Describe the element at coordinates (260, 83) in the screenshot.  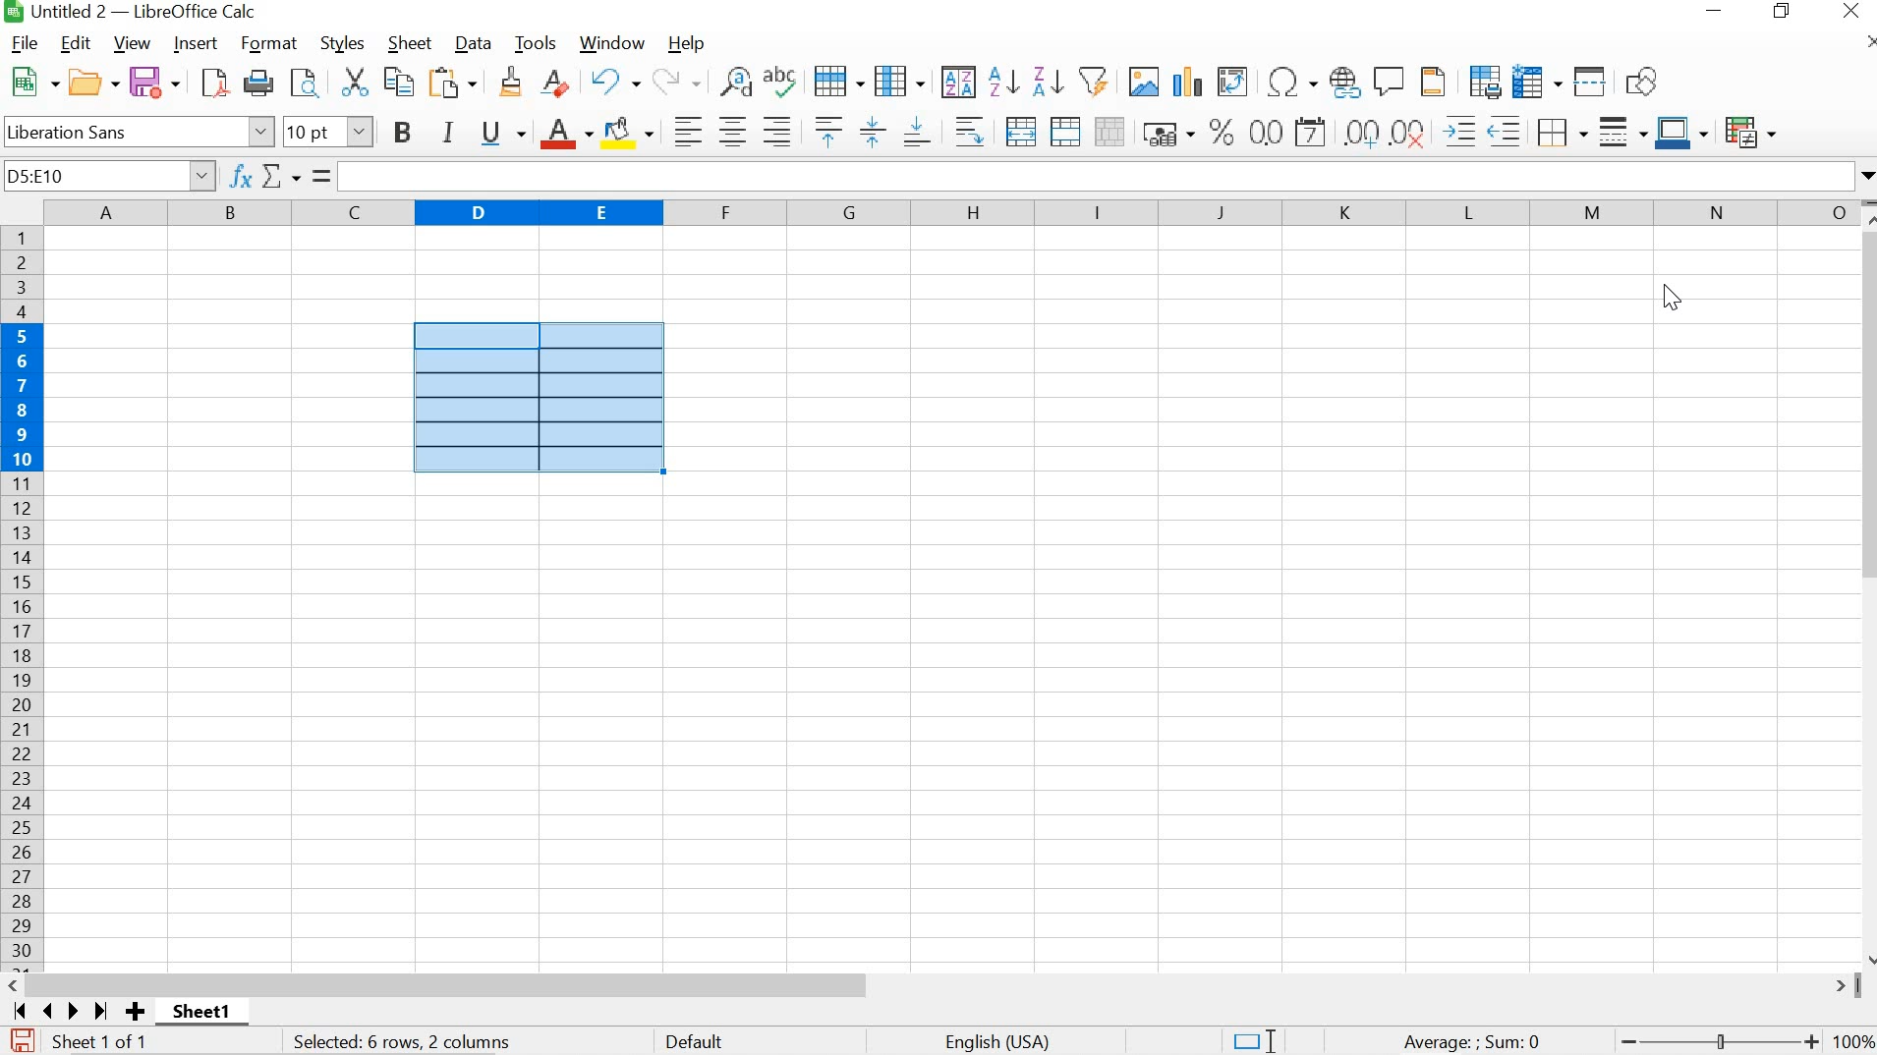
I see `PRINT` at that location.